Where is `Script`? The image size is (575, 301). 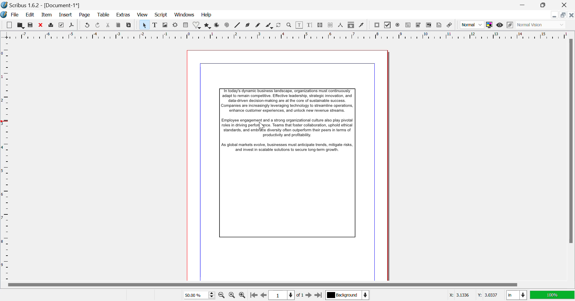 Script is located at coordinates (161, 15).